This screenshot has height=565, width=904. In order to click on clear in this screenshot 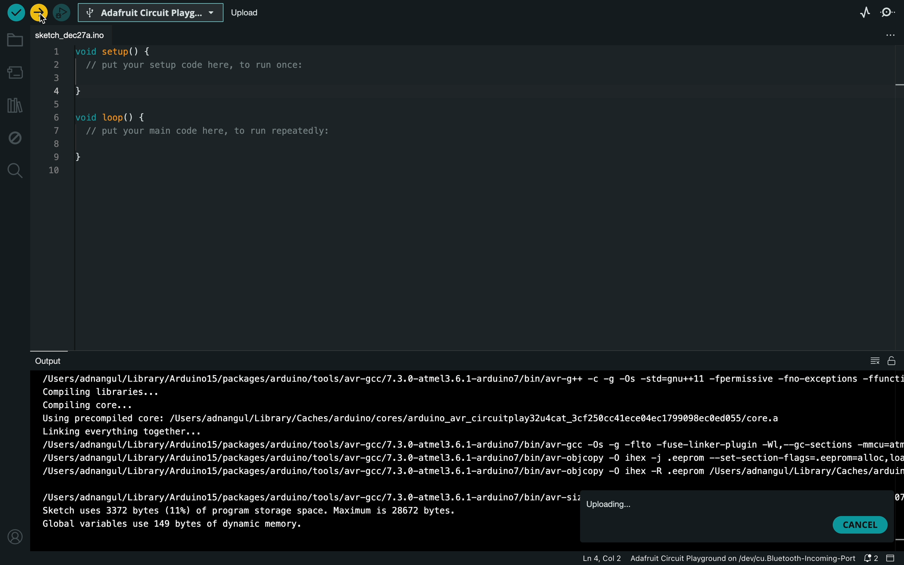, I will do `click(865, 361)`.